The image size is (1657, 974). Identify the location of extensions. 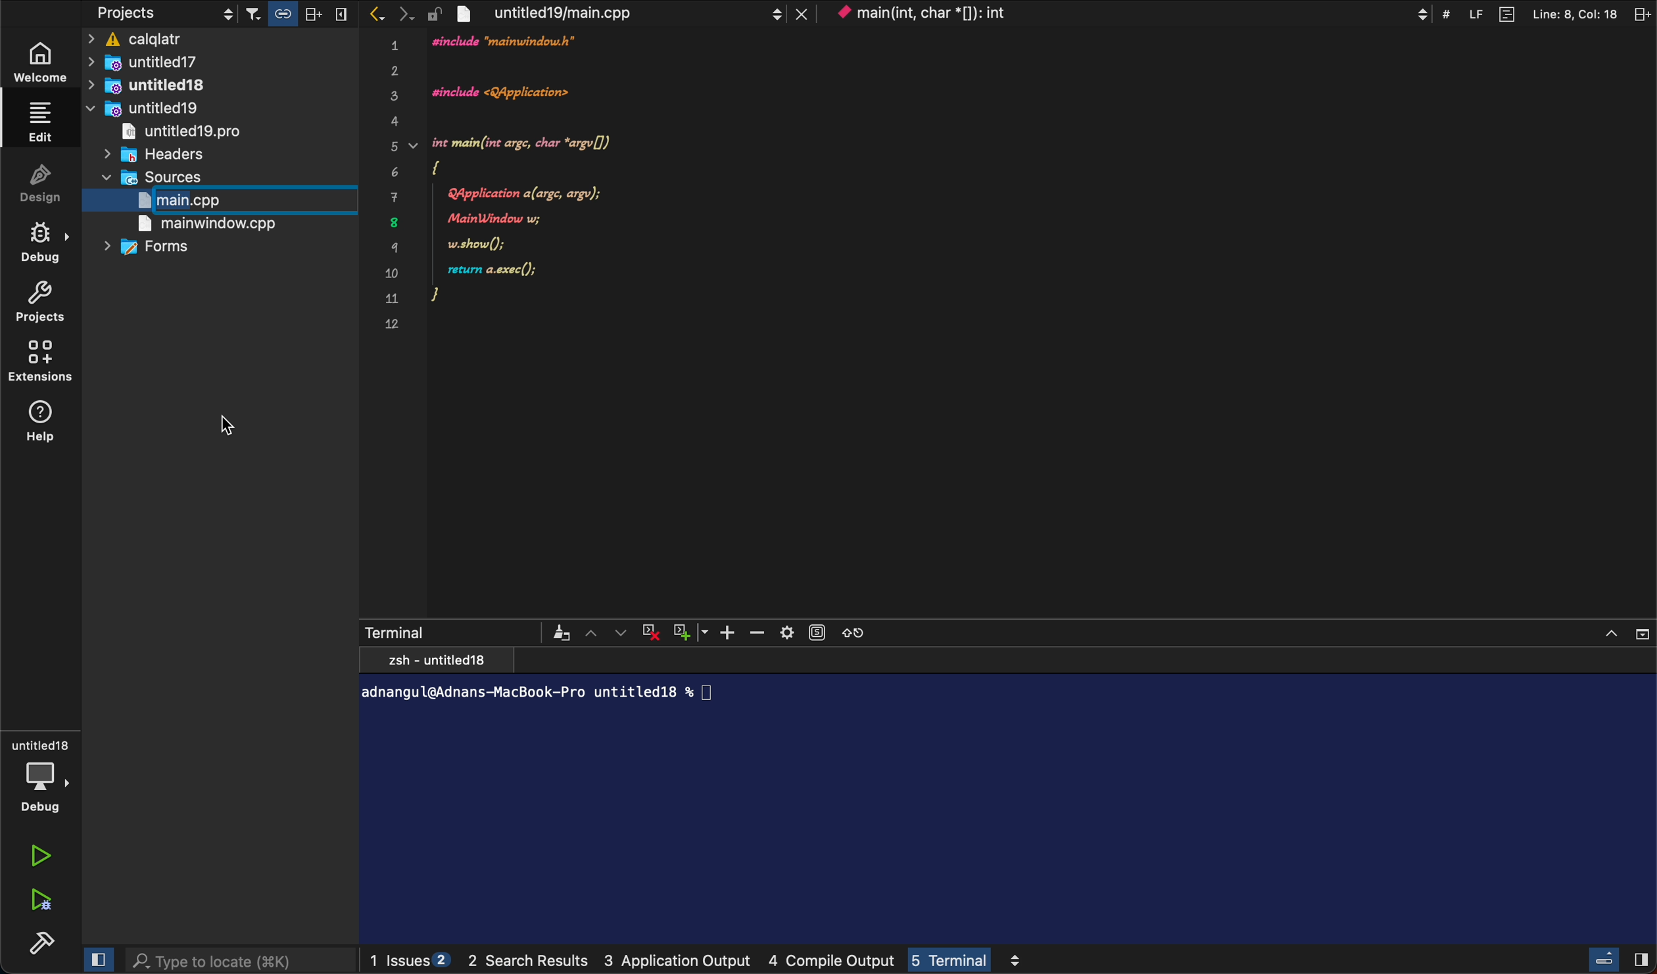
(46, 363).